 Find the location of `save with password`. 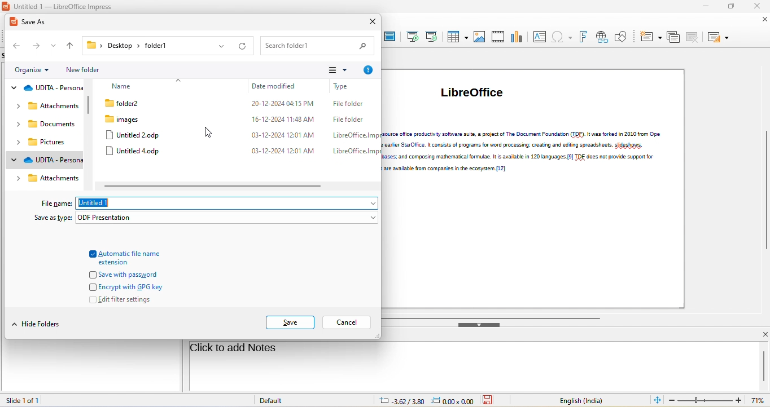

save with password is located at coordinates (124, 274).